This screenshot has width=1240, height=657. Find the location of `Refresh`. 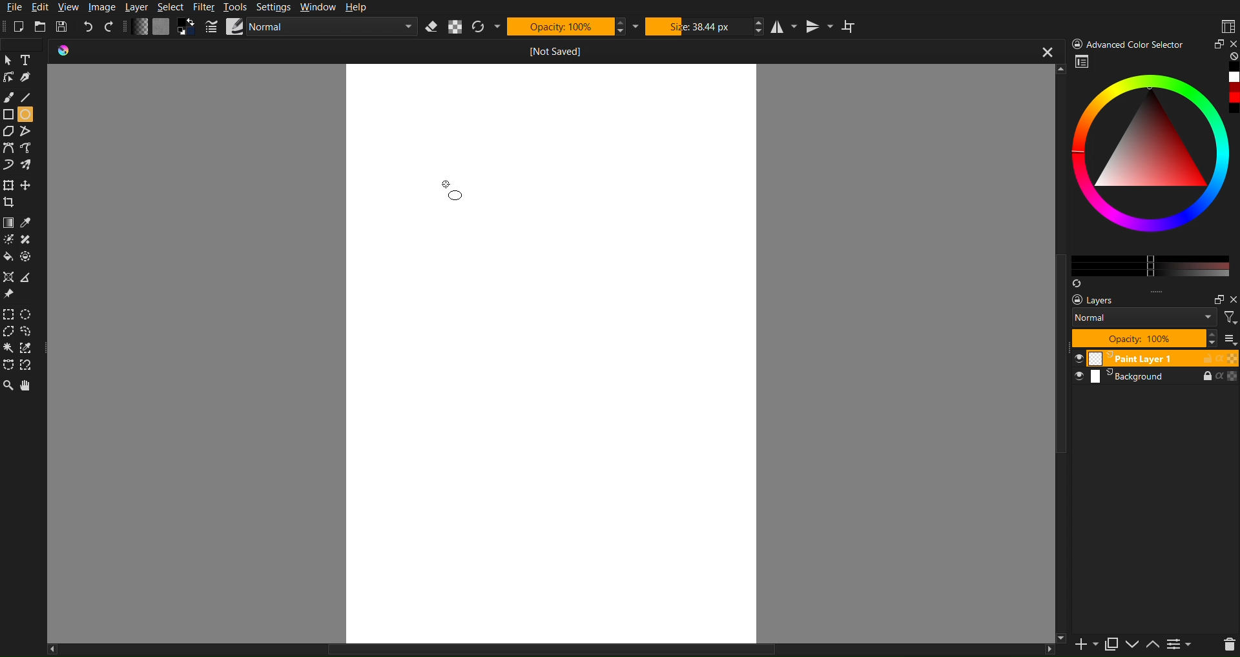

Refresh is located at coordinates (479, 26).